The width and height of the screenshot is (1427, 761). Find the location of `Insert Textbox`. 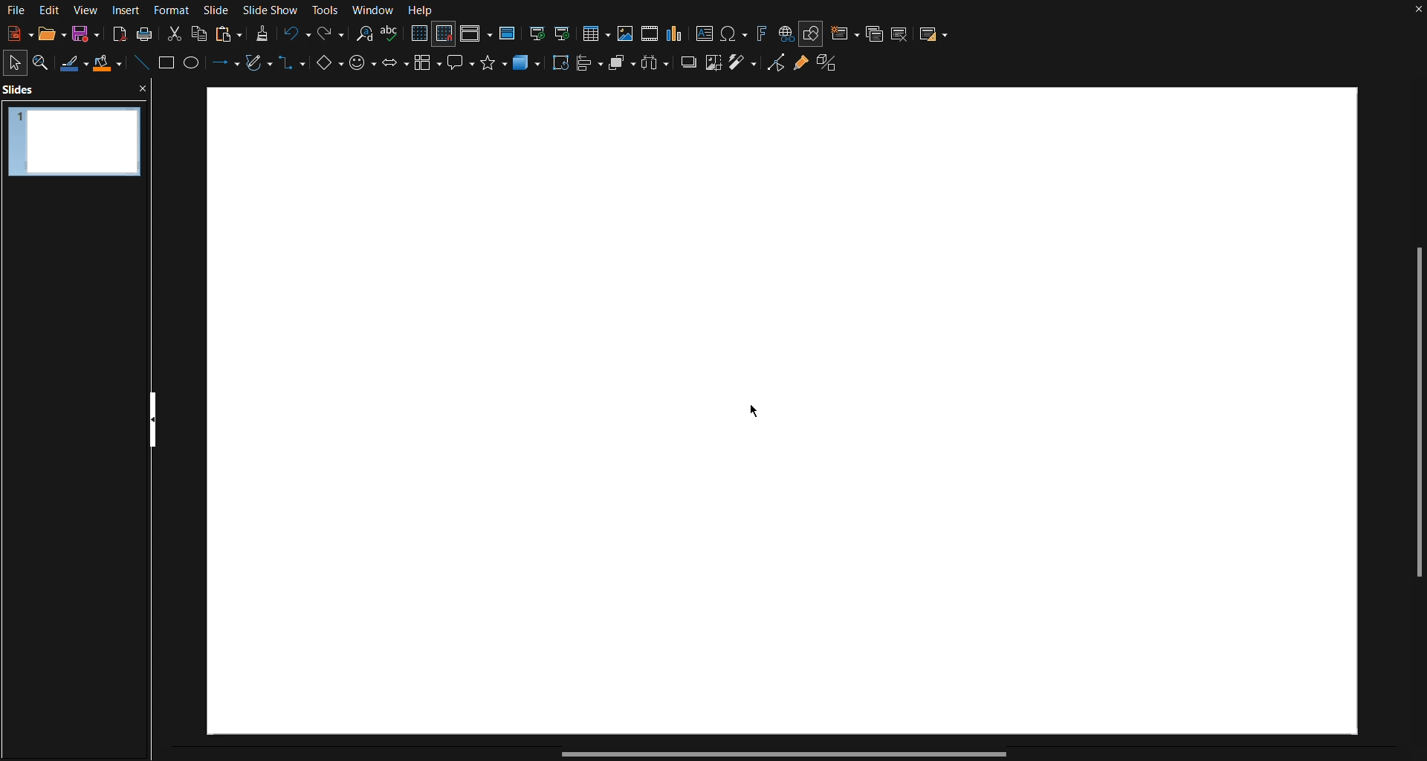

Insert Textbox is located at coordinates (705, 33).